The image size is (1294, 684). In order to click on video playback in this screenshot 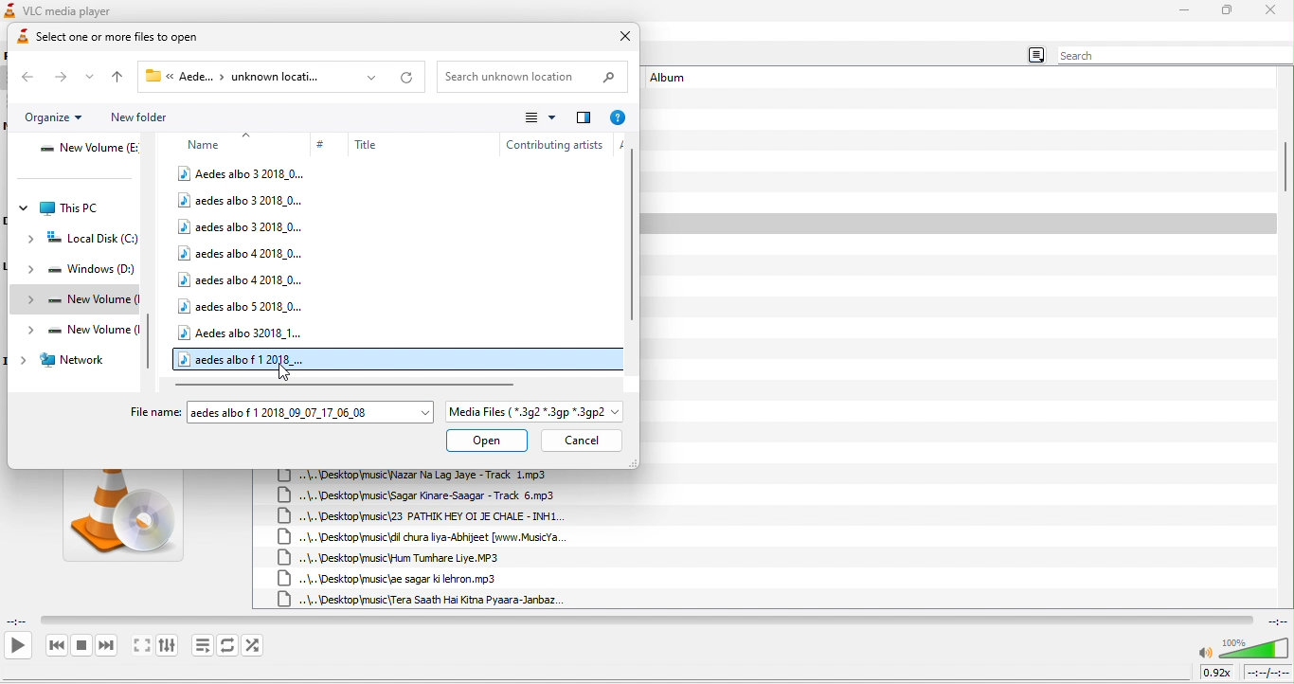, I will do `click(646, 620)`.